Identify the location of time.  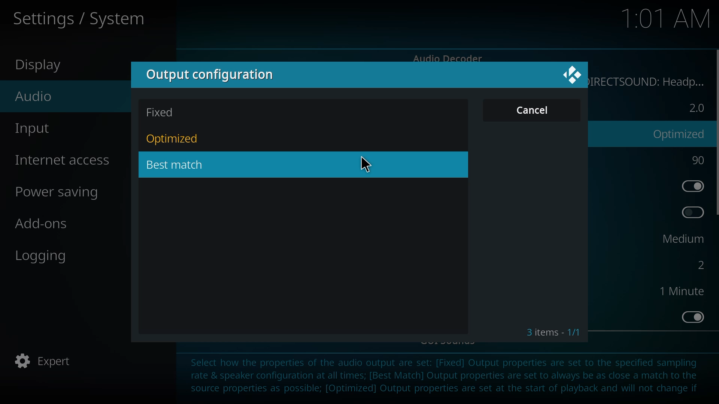
(662, 20).